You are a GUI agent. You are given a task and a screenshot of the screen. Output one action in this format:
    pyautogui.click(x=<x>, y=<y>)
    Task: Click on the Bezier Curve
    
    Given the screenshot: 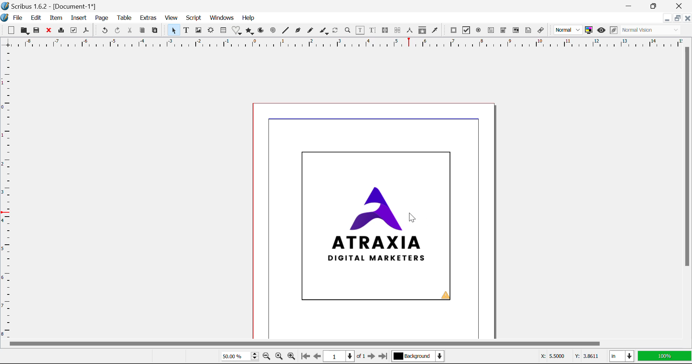 What is the action you would take?
    pyautogui.click(x=298, y=31)
    